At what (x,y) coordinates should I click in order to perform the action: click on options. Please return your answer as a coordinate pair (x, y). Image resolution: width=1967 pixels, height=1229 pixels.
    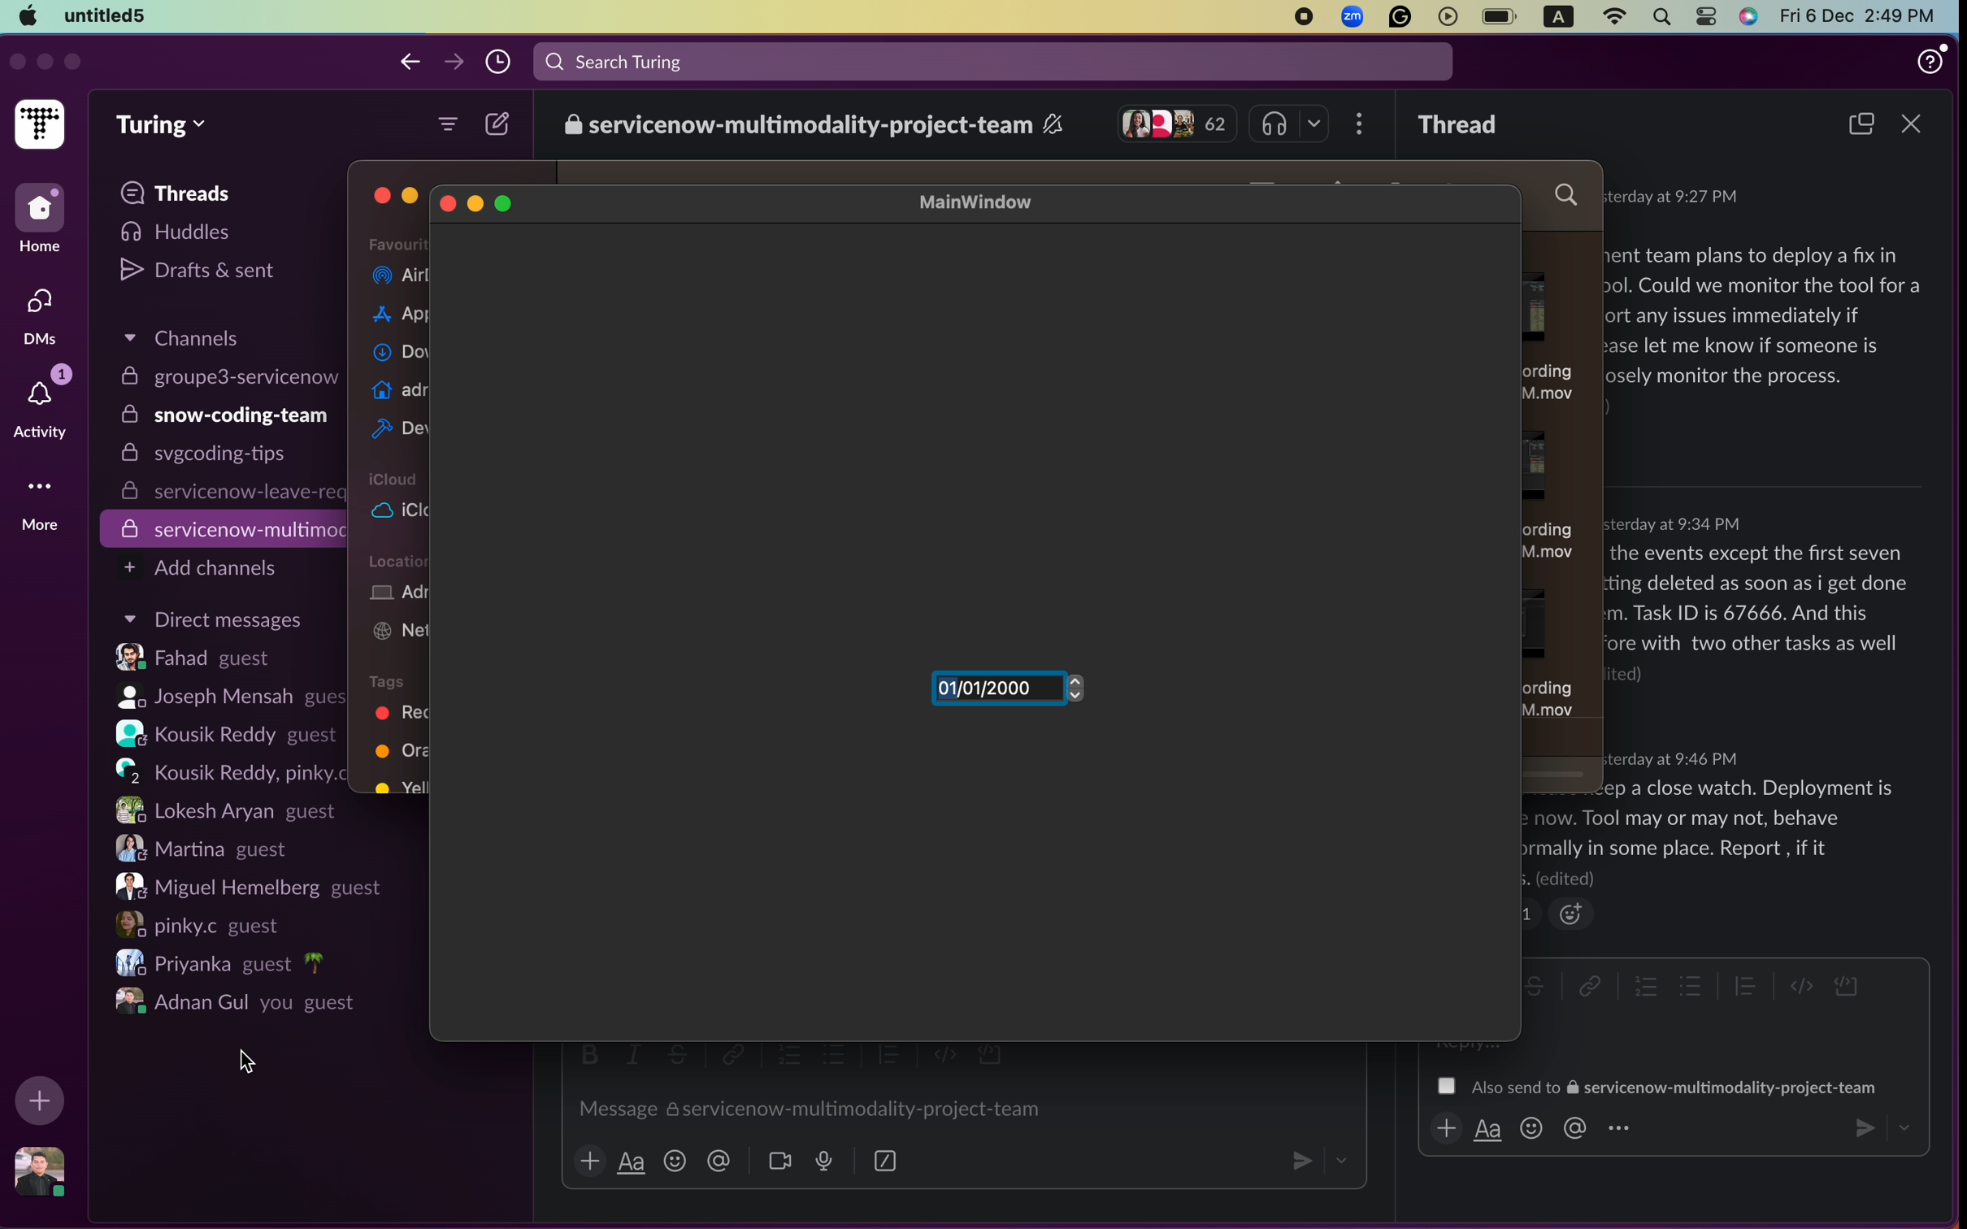
    Looking at the image, I should click on (1362, 124).